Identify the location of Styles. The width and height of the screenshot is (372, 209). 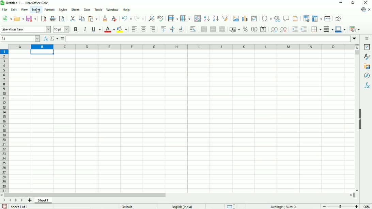
(368, 56).